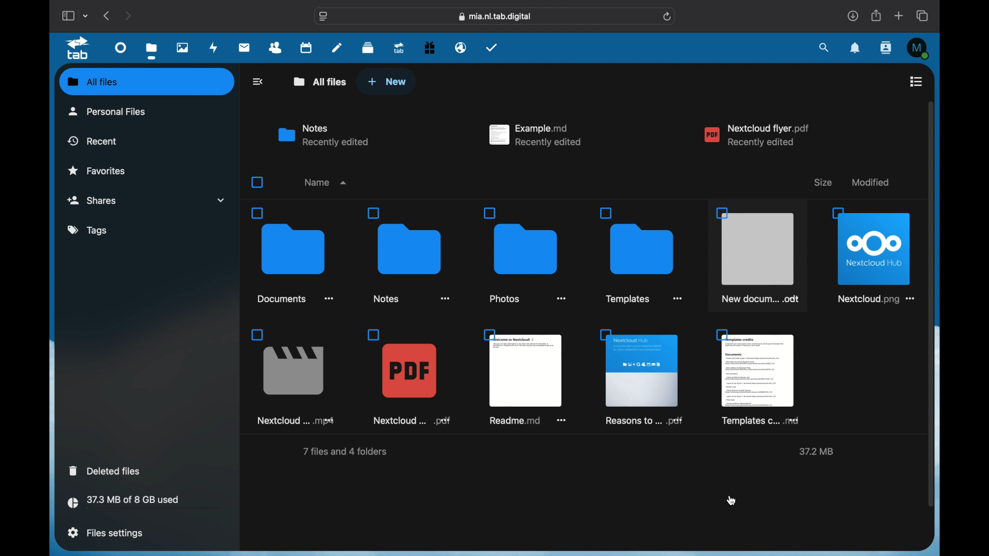 The width and height of the screenshot is (989, 556). What do you see at coordinates (923, 15) in the screenshot?
I see `show tab overview` at bounding box center [923, 15].